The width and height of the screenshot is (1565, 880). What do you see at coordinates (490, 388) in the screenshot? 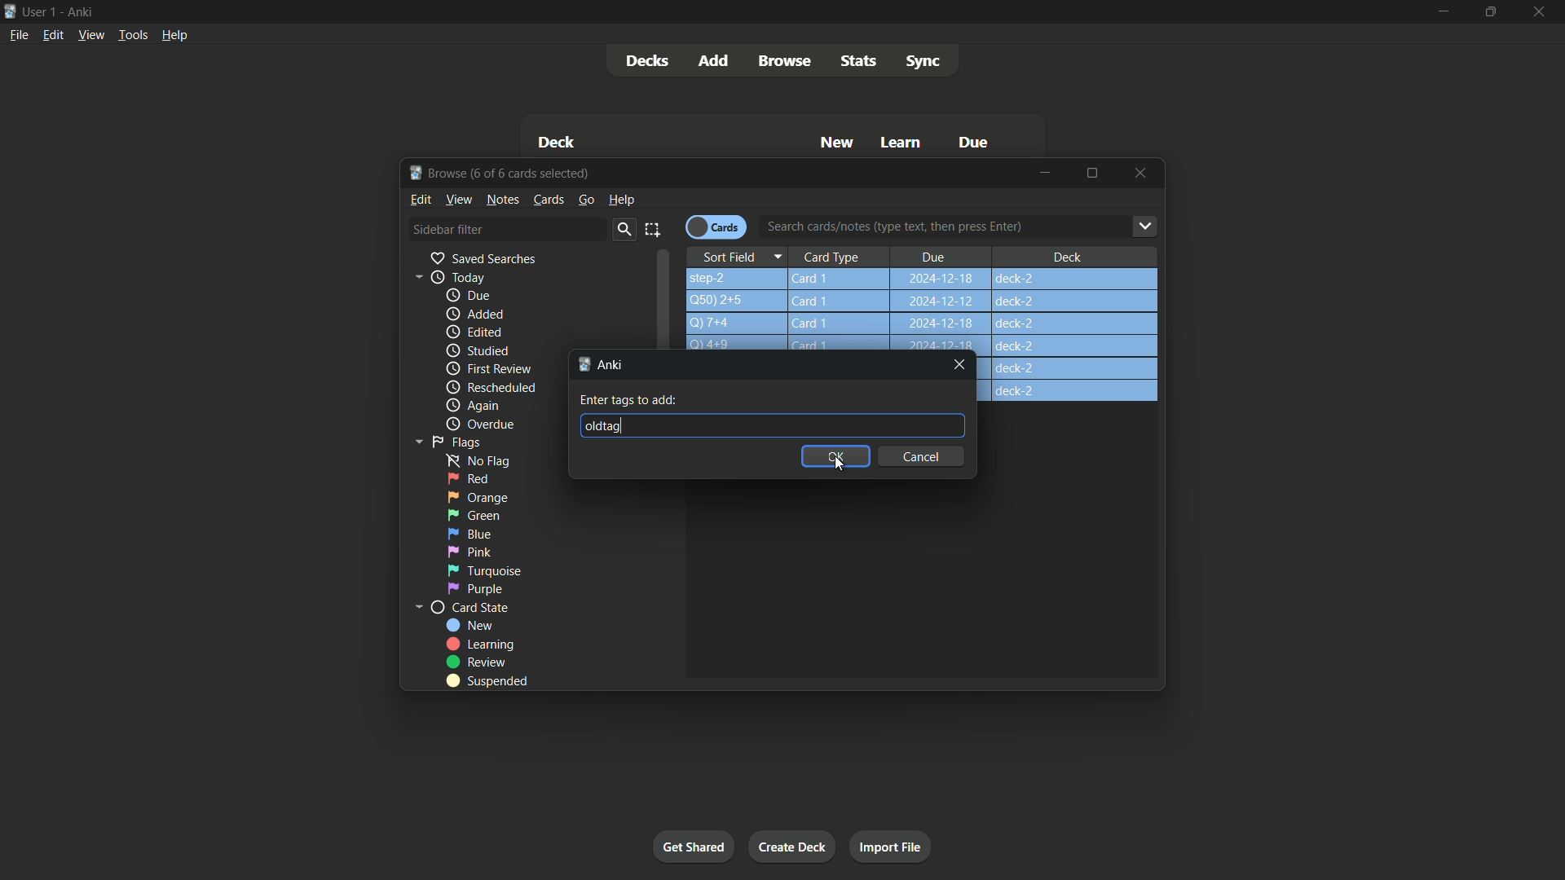
I see `Rescheduled` at bounding box center [490, 388].